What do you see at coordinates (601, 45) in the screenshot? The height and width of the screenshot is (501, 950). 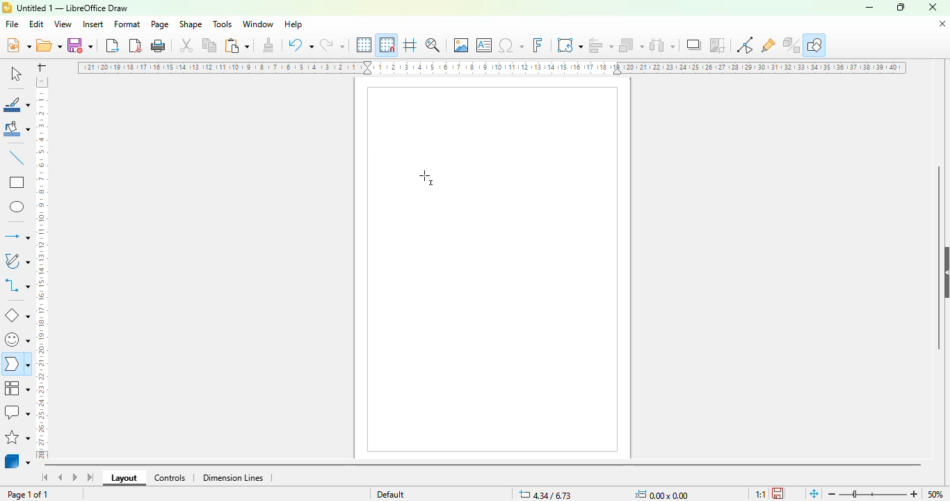 I see `align objects` at bounding box center [601, 45].